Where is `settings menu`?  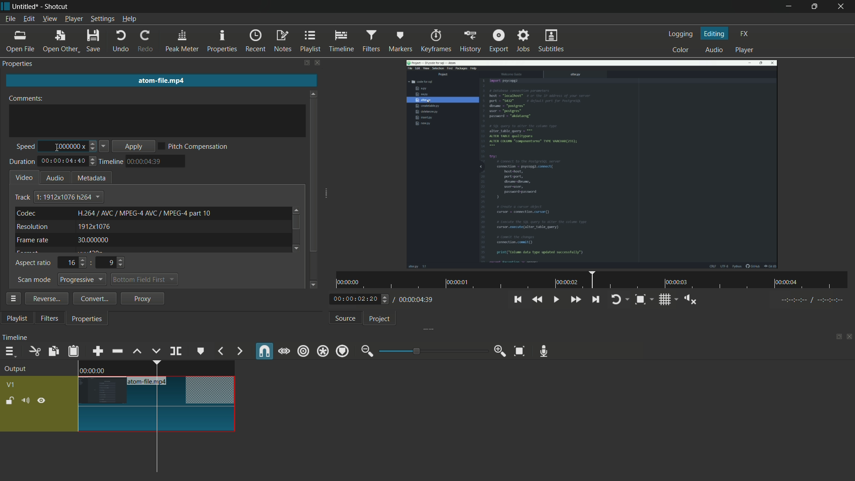 settings menu is located at coordinates (103, 19).